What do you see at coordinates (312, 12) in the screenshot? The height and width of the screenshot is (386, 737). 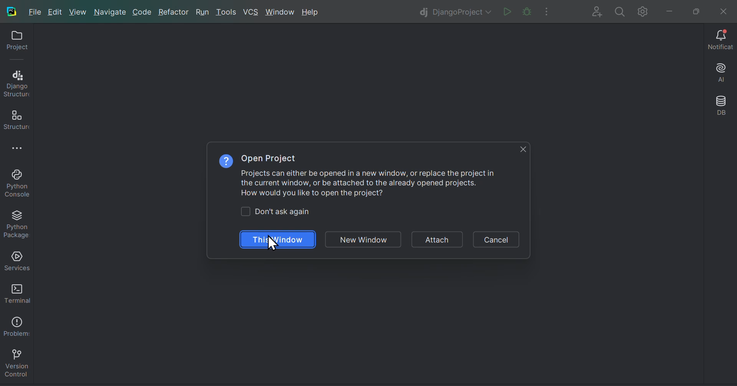 I see `Help` at bounding box center [312, 12].